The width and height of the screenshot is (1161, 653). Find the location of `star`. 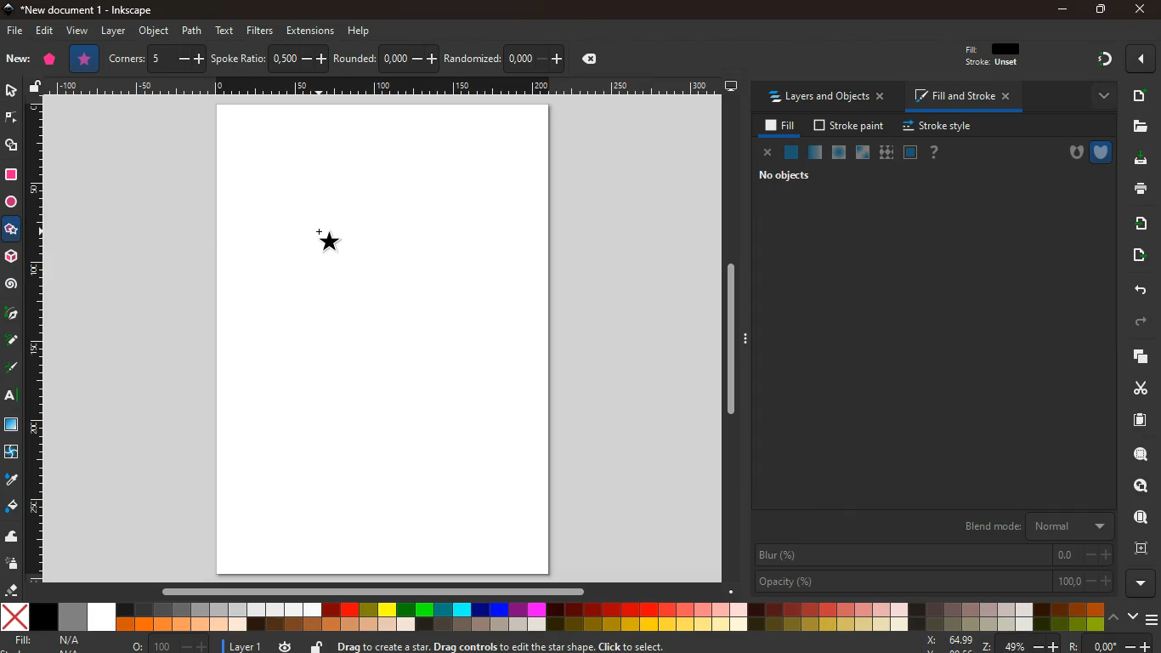

star is located at coordinates (85, 59).